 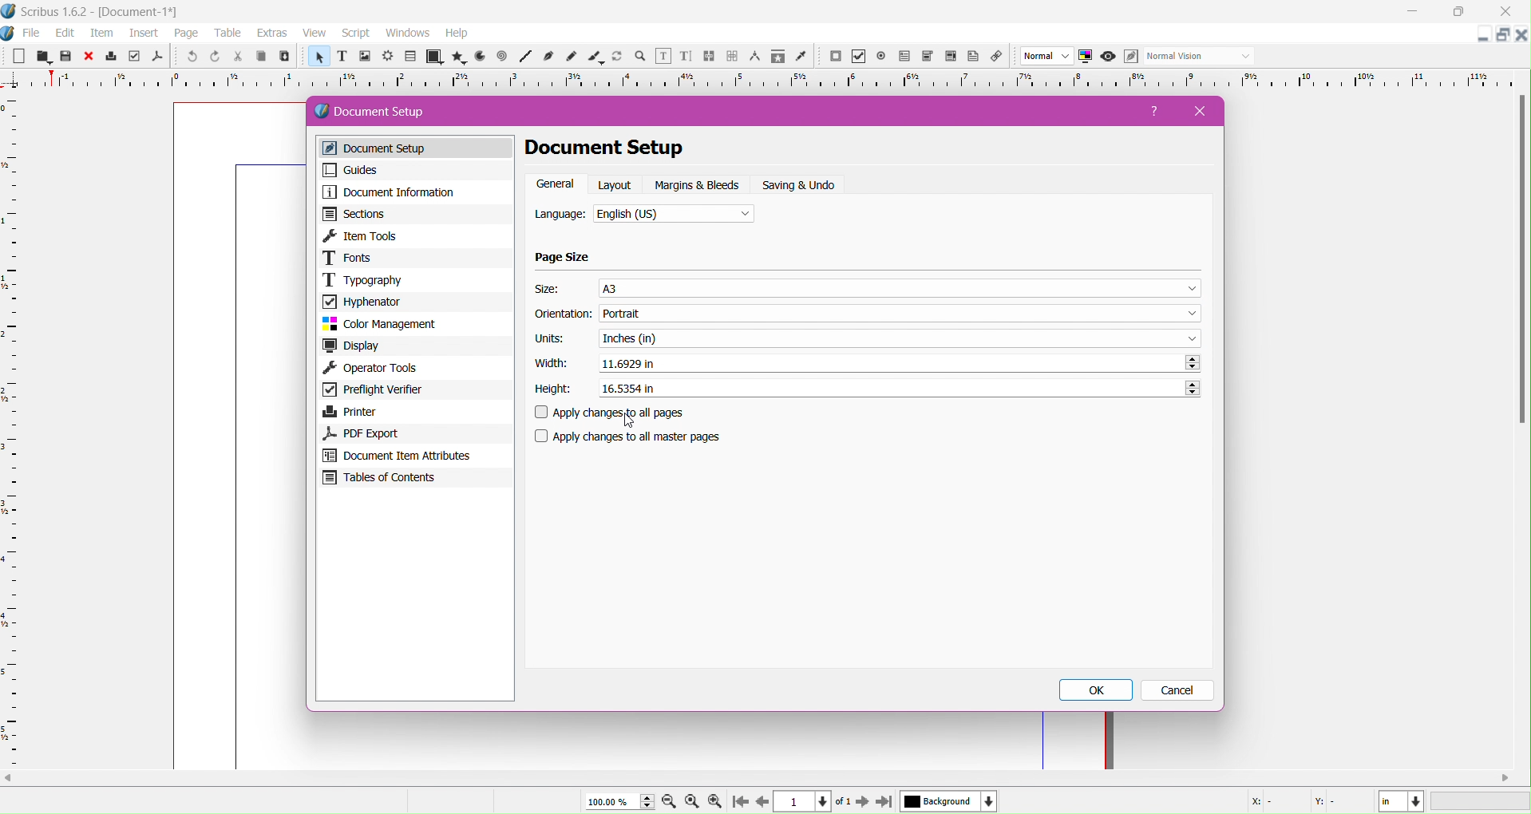 What do you see at coordinates (556, 184) in the screenshot?
I see `General` at bounding box center [556, 184].